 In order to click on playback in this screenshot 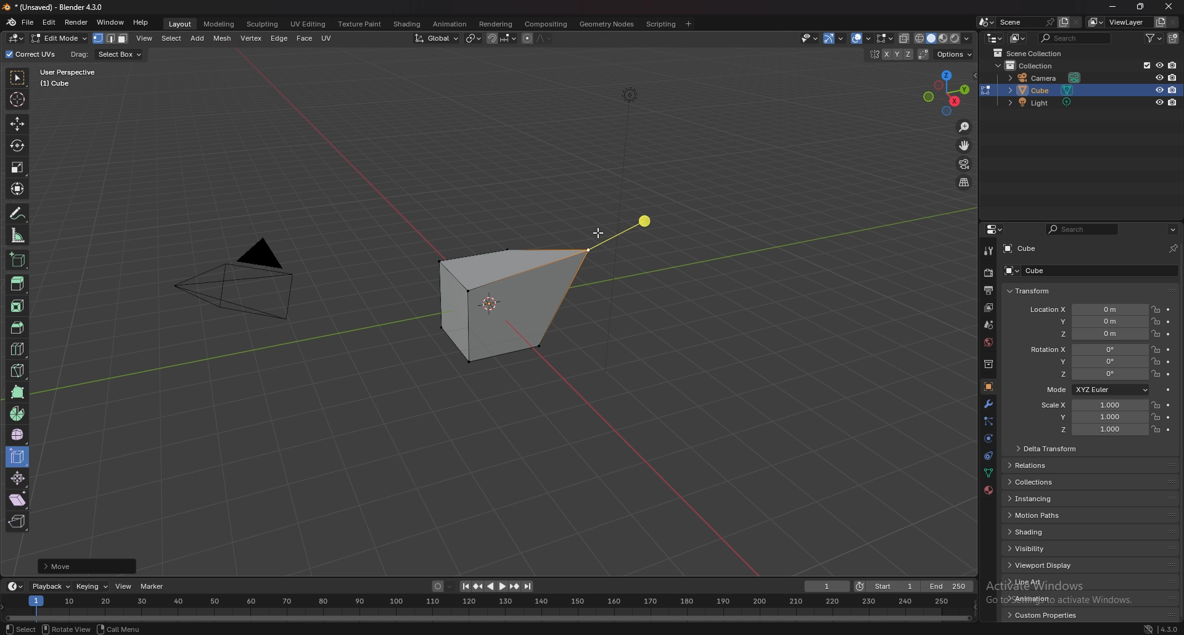, I will do `click(52, 586)`.